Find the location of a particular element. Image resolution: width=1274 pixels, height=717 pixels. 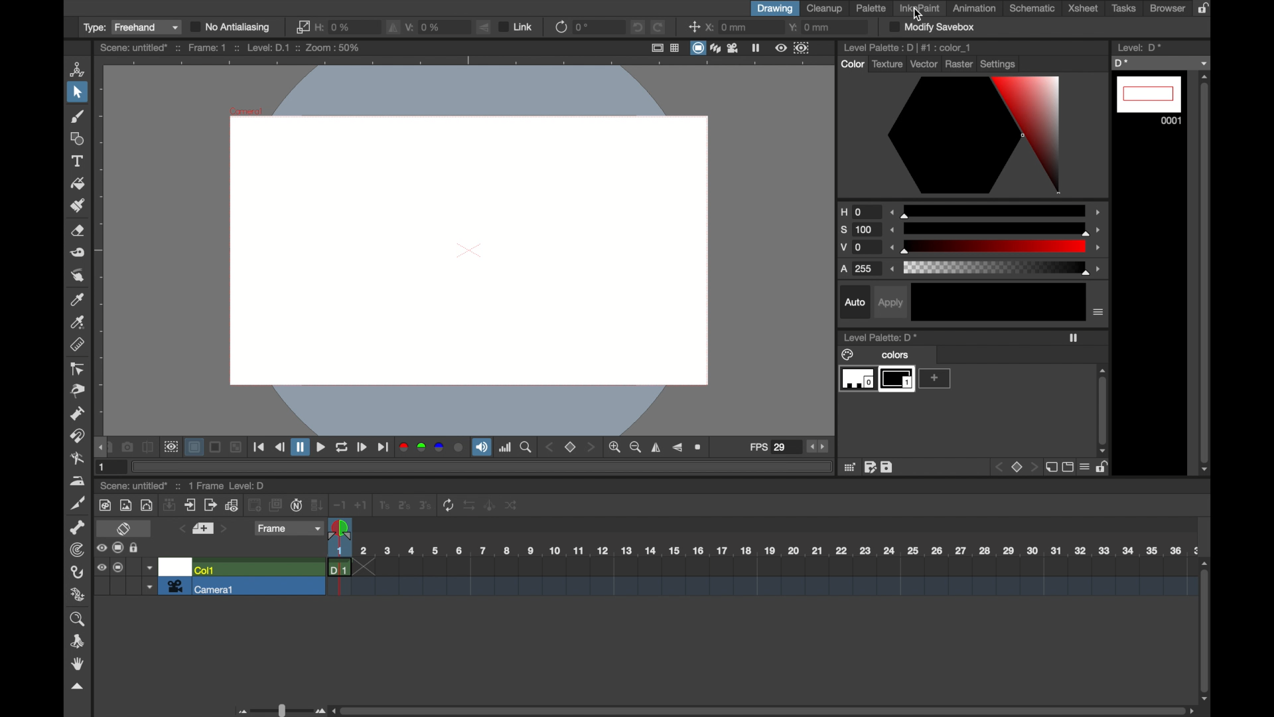

cleanup is located at coordinates (825, 8).